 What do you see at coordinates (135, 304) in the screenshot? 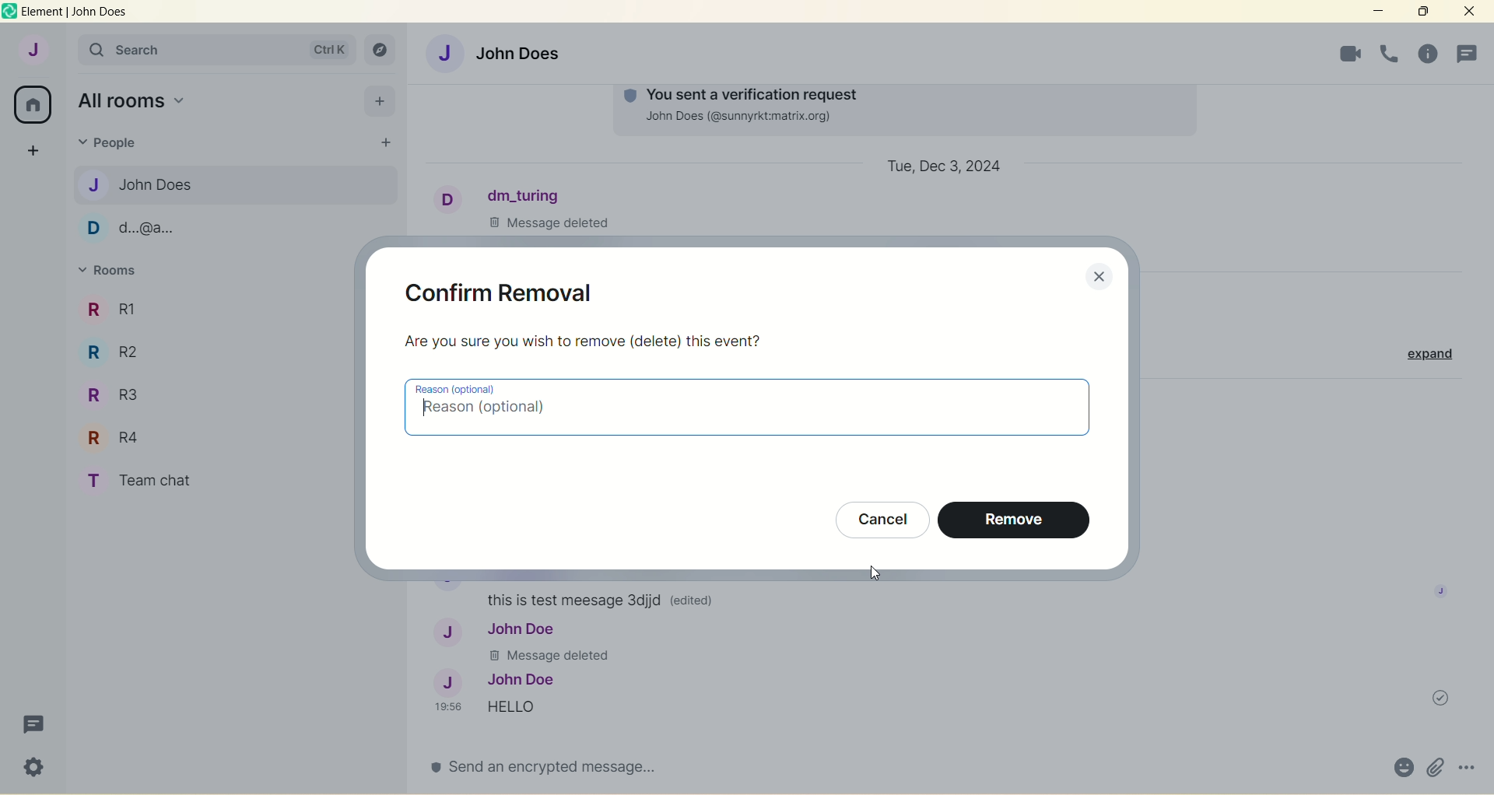
I see `R1` at bounding box center [135, 304].